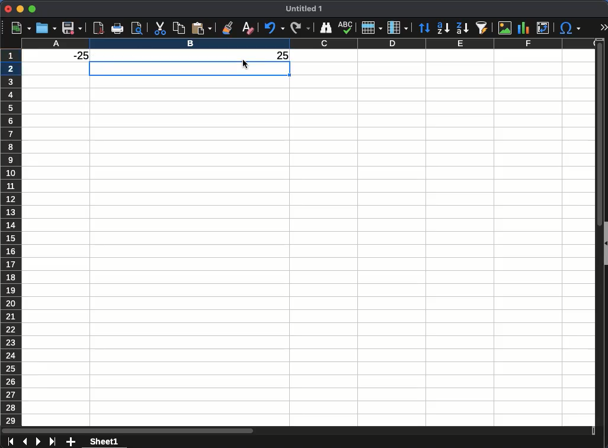 This screenshot has height=448, width=608. What do you see at coordinates (118, 28) in the screenshot?
I see `print` at bounding box center [118, 28].